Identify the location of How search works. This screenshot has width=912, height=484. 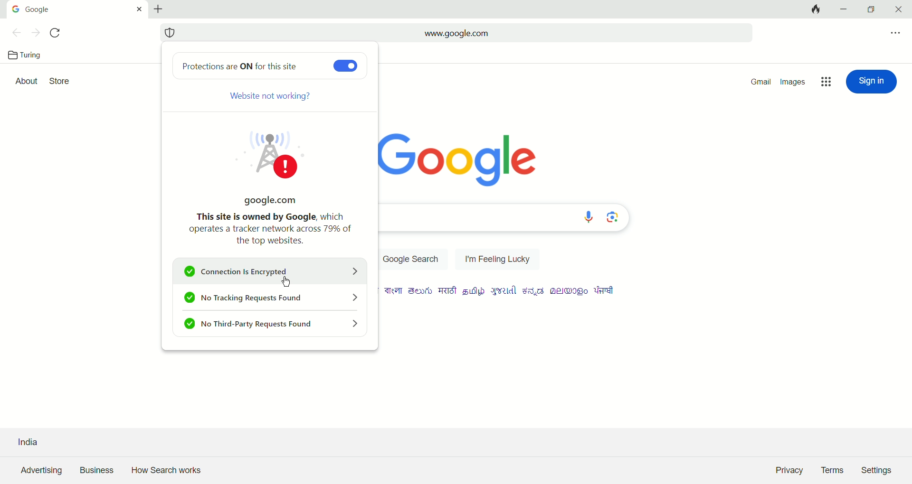
(168, 470).